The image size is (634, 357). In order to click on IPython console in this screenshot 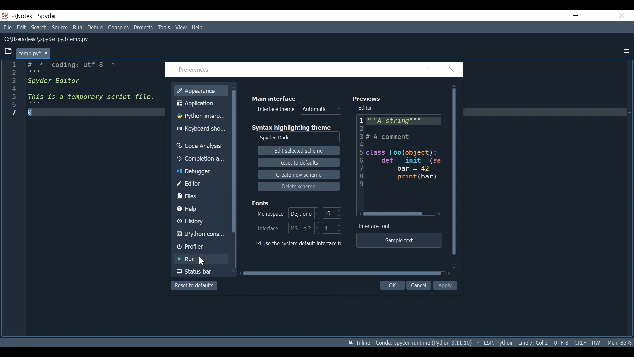, I will do `click(200, 234)`.